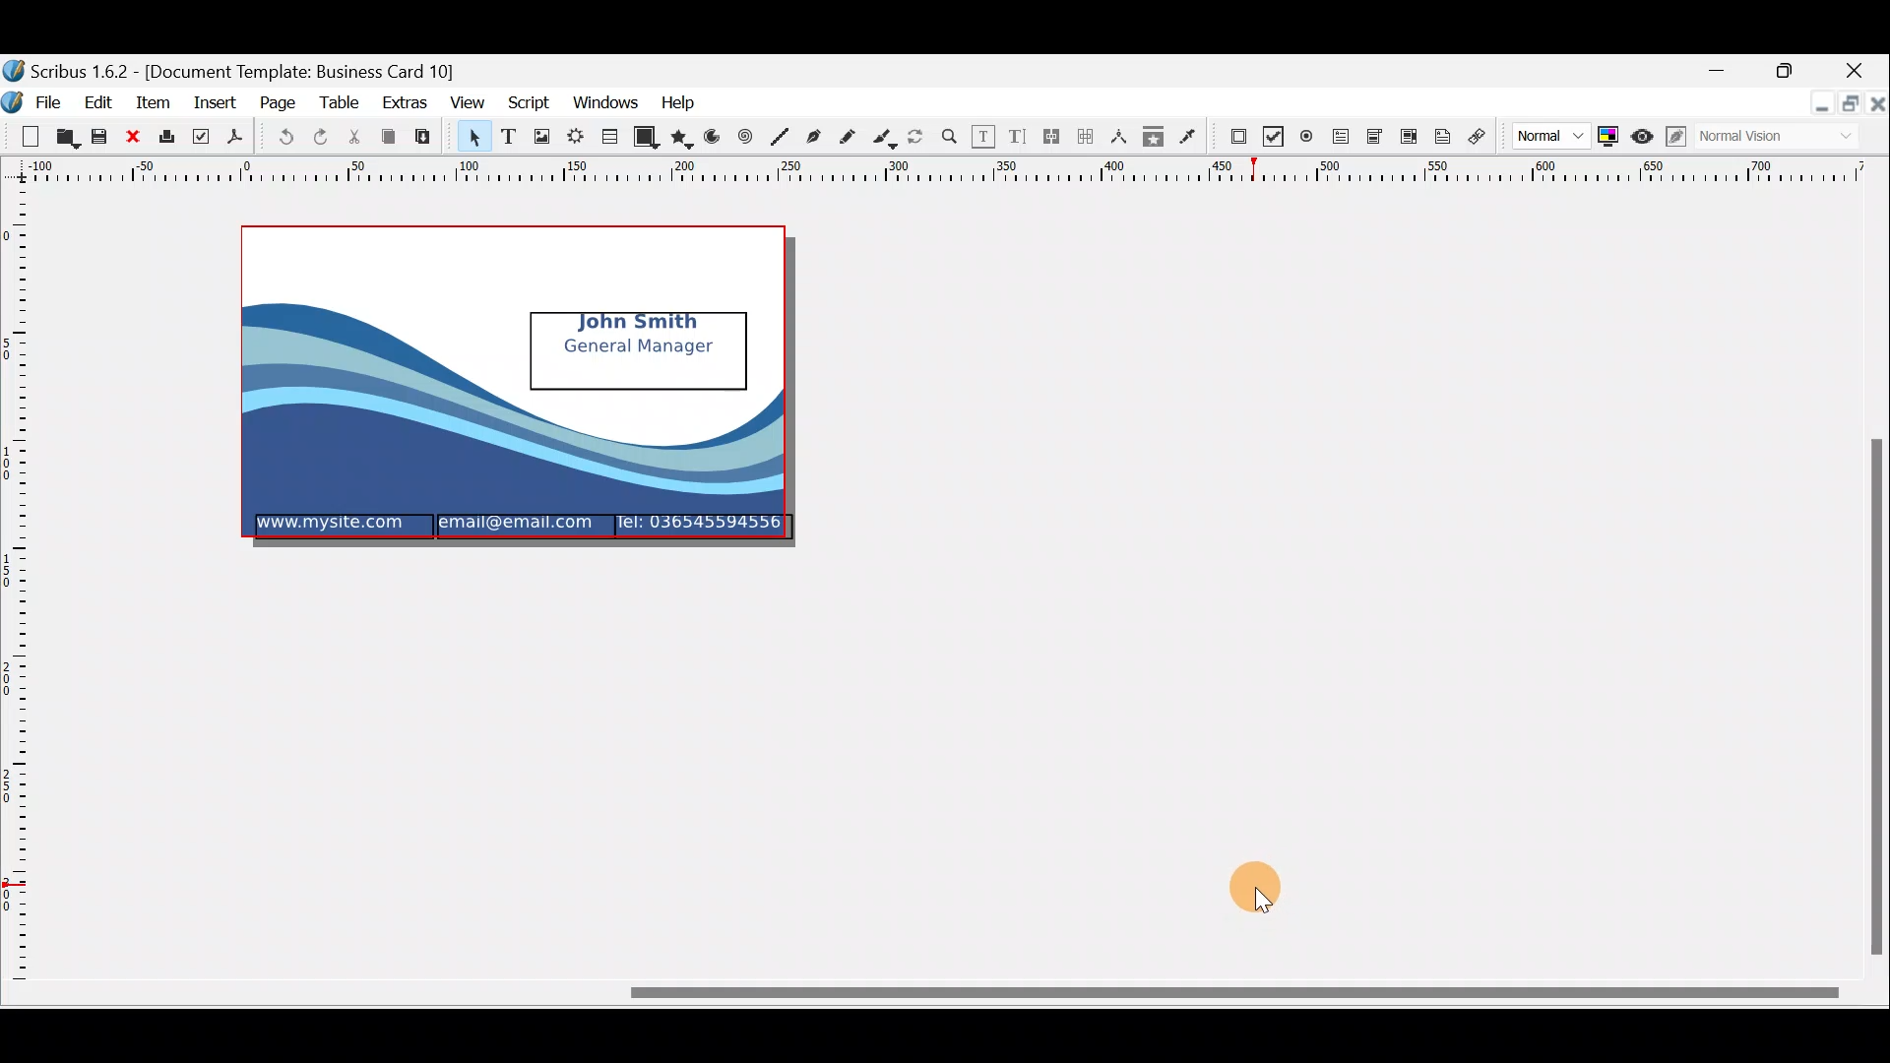 The width and height of the screenshot is (1890, 1063). What do you see at coordinates (151, 104) in the screenshot?
I see `Item` at bounding box center [151, 104].